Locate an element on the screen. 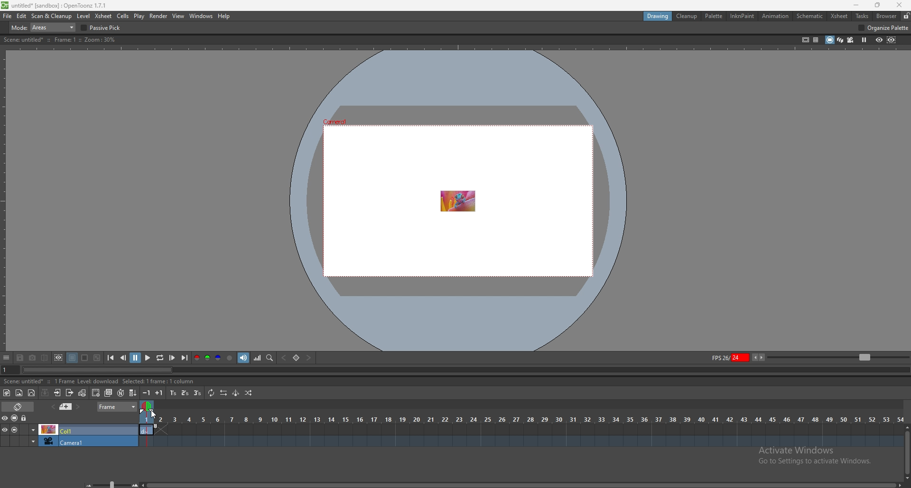 This screenshot has width=911, height=488. freeze is located at coordinates (865, 40).